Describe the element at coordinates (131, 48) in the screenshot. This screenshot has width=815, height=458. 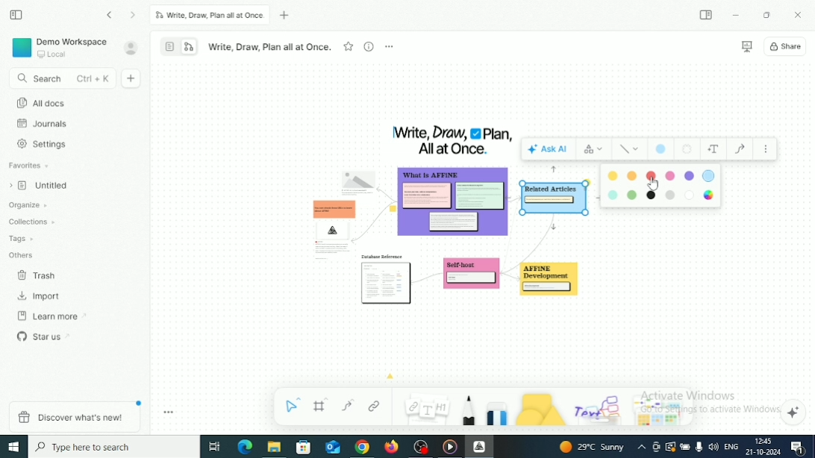
I see `Account` at that location.